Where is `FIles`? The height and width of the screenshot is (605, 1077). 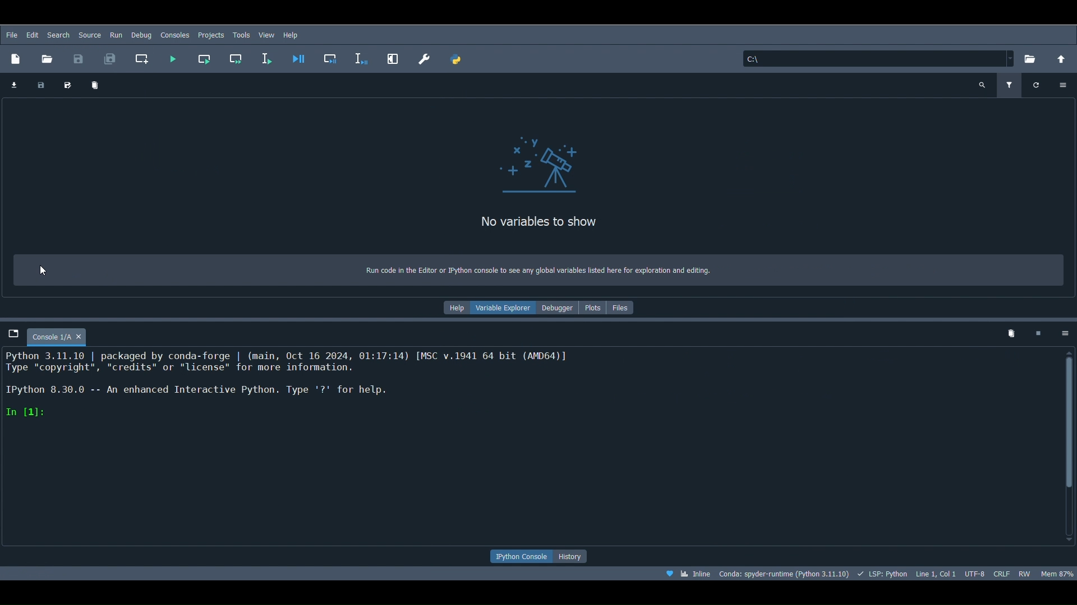 FIles is located at coordinates (623, 306).